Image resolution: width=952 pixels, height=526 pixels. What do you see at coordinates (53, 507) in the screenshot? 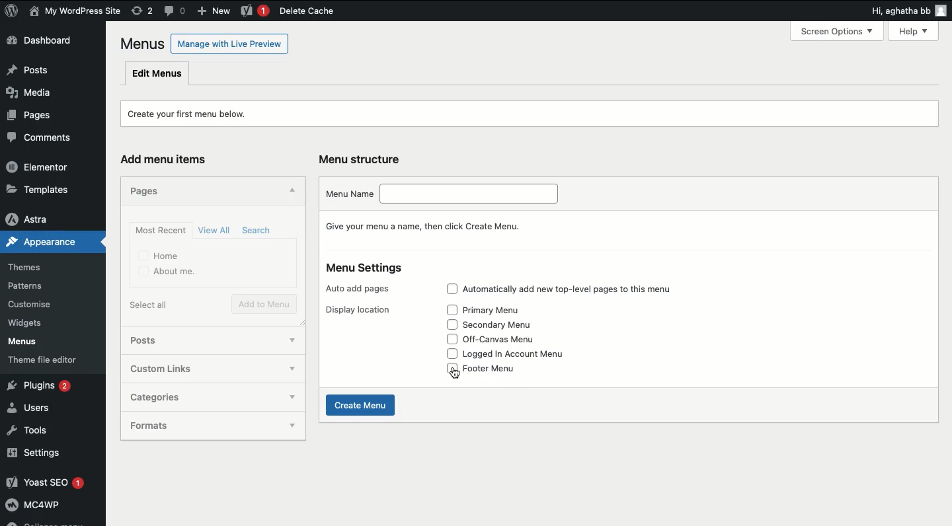
I see `Mcawp` at bounding box center [53, 507].